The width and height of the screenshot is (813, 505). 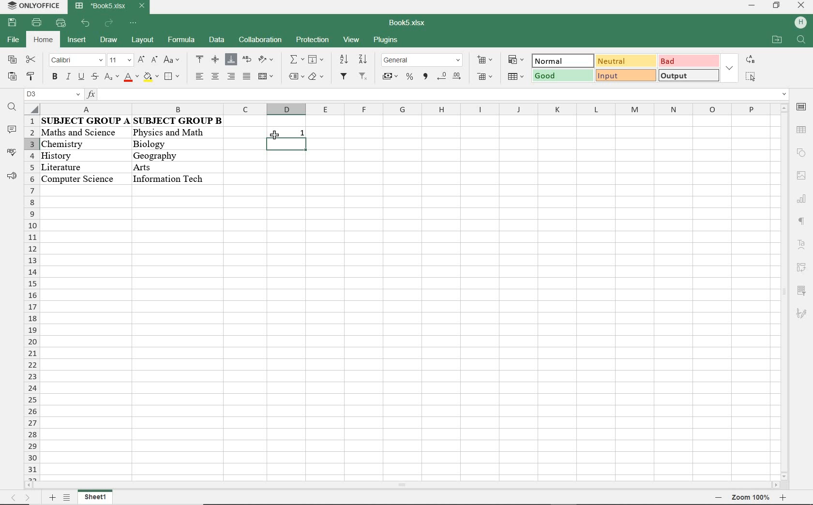 What do you see at coordinates (134, 121) in the screenshot?
I see `data` at bounding box center [134, 121].